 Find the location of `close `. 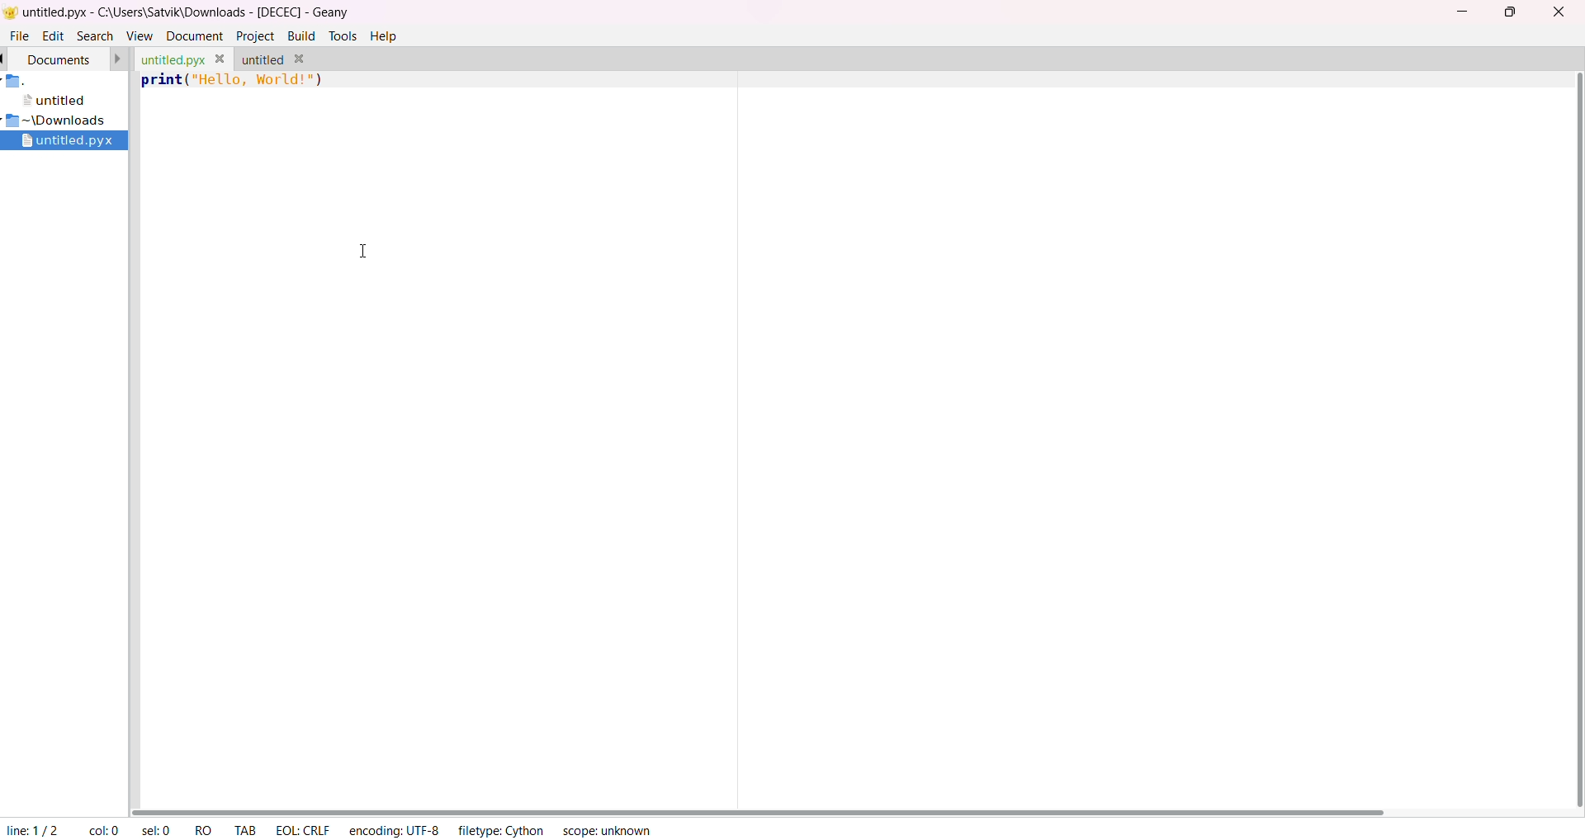

close  is located at coordinates (221, 59).